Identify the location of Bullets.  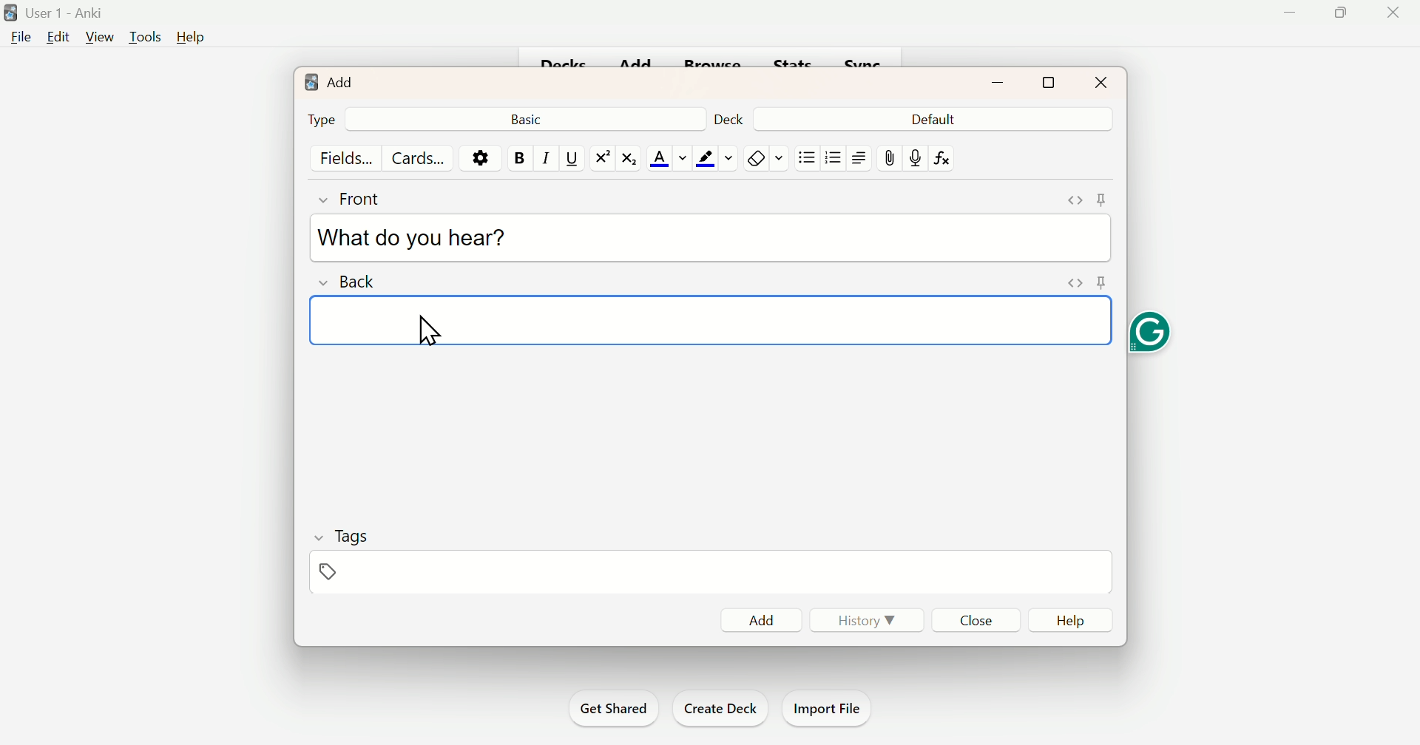
(833, 160).